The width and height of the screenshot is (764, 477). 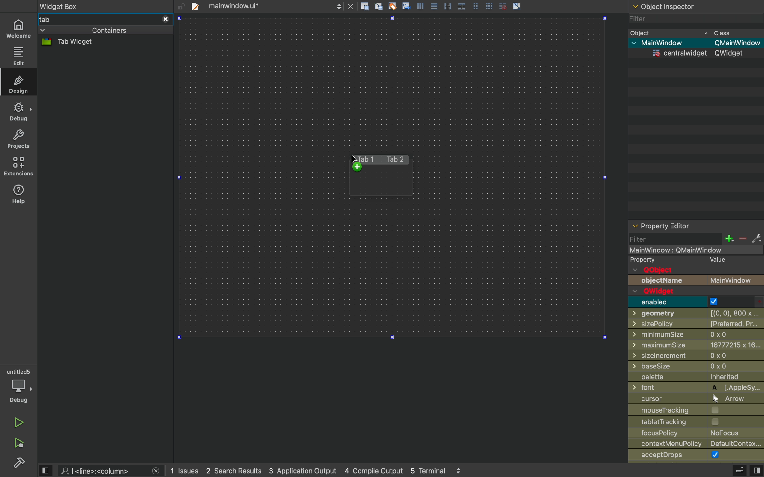 What do you see at coordinates (489, 5) in the screenshot?
I see `grid view large` at bounding box center [489, 5].